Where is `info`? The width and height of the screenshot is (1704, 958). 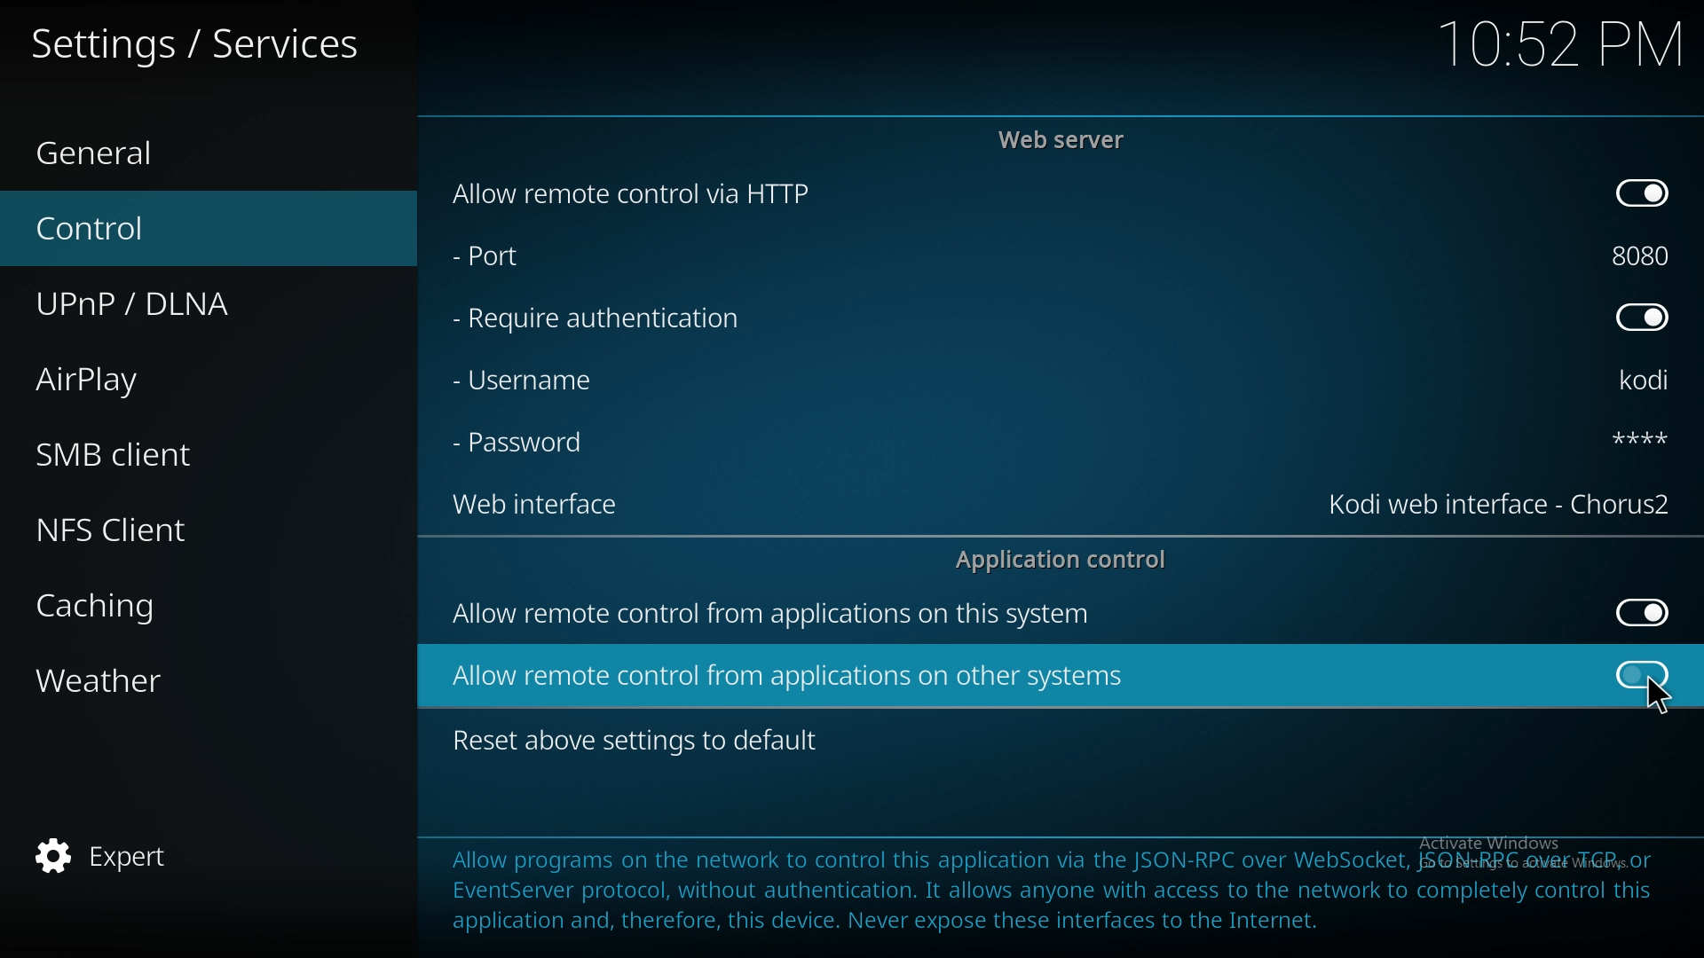
info is located at coordinates (1049, 887).